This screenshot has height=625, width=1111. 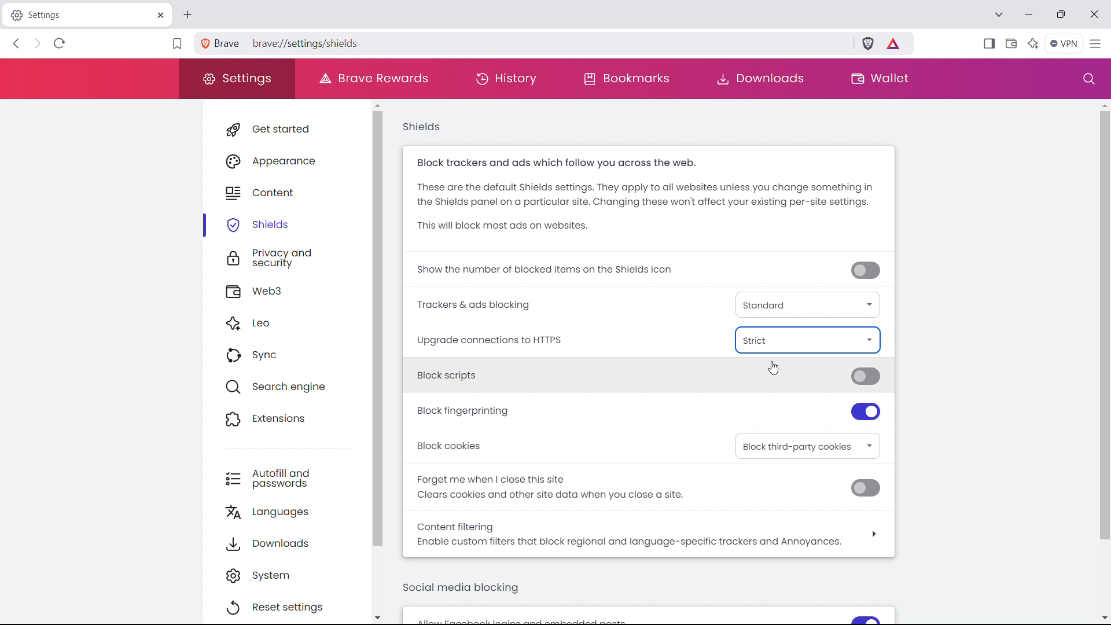 I want to click on search brave or type a URL, so click(x=530, y=43).